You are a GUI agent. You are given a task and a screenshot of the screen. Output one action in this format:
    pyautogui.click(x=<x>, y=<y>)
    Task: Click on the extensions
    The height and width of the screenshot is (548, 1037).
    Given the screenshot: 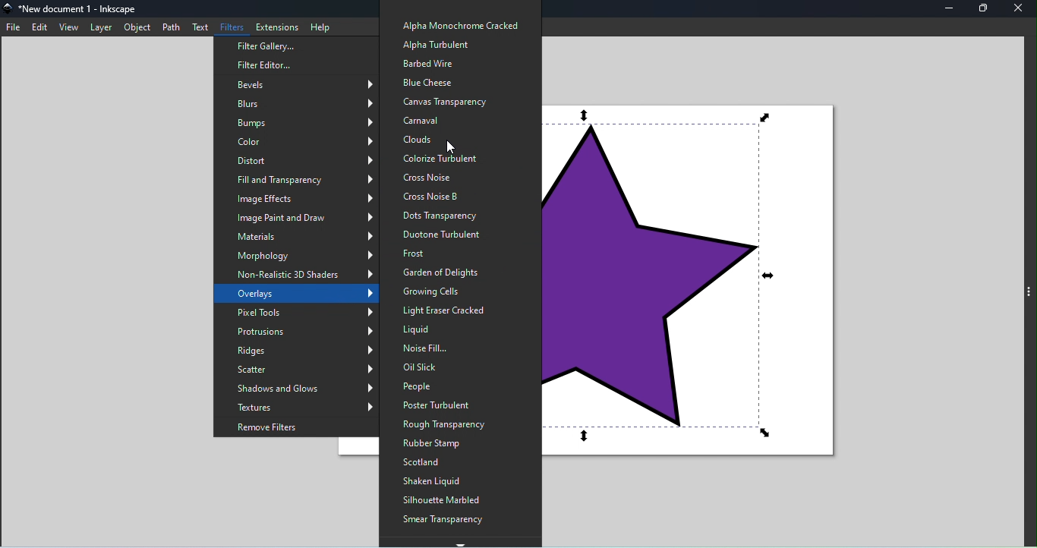 What is the action you would take?
    pyautogui.click(x=276, y=24)
    